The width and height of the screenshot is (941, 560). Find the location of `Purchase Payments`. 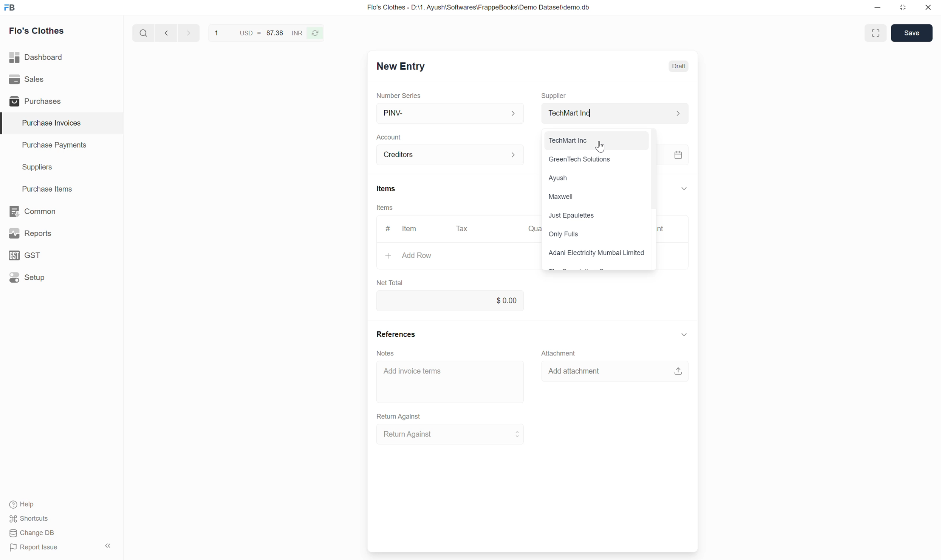

Purchase Payments is located at coordinates (54, 147).